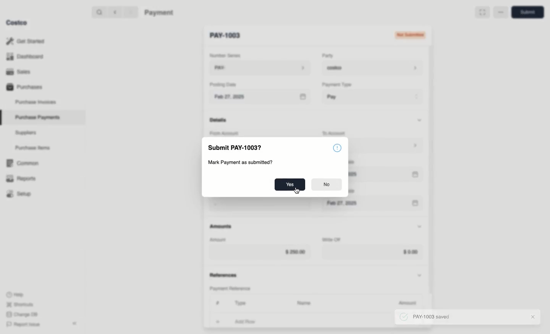 This screenshot has height=334, width=550. I want to click on Costco, so click(16, 22).